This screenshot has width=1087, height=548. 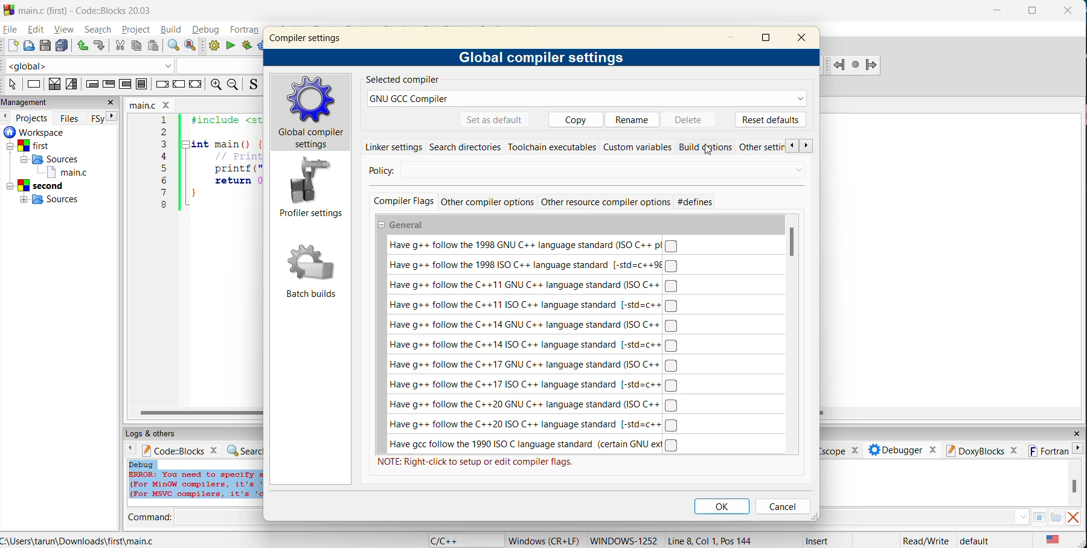 I want to click on block instruction, so click(x=141, y=84).